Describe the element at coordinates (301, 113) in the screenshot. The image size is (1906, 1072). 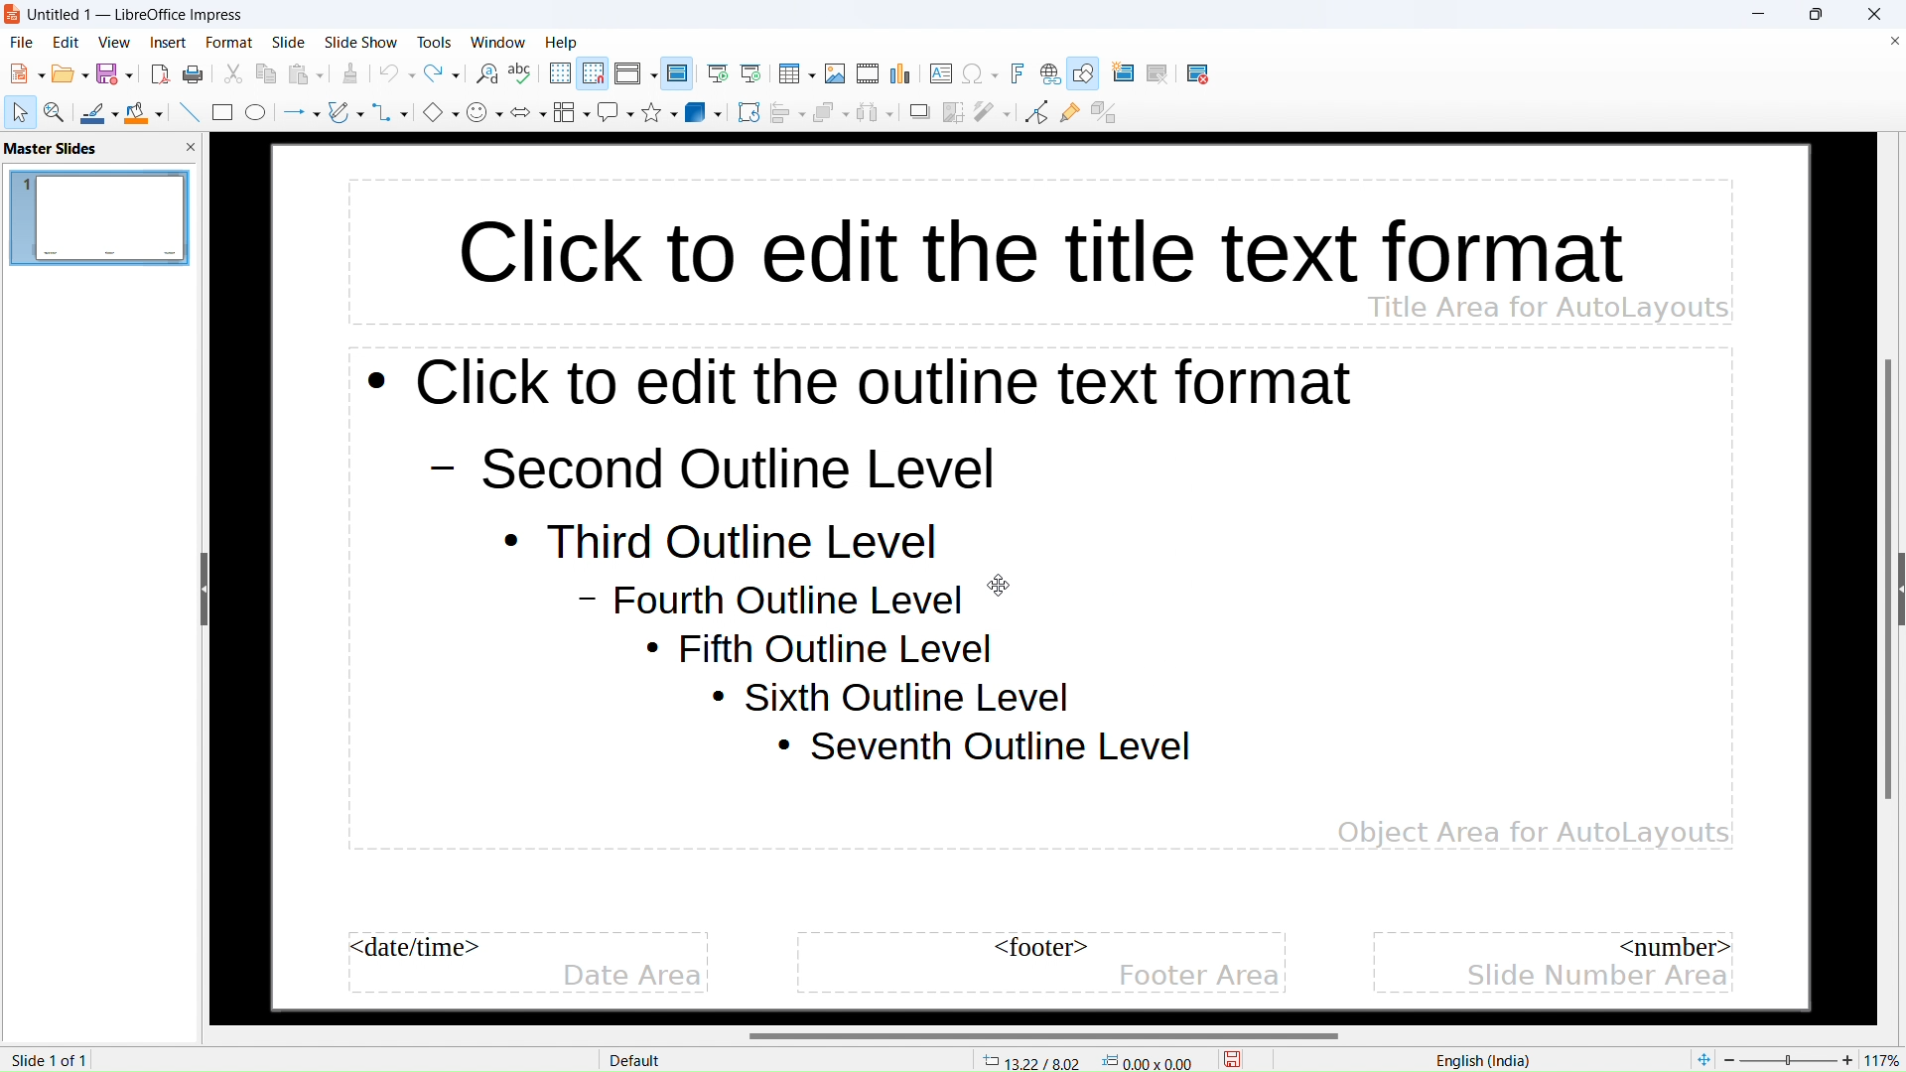
I see `lines and arrows` at that location.